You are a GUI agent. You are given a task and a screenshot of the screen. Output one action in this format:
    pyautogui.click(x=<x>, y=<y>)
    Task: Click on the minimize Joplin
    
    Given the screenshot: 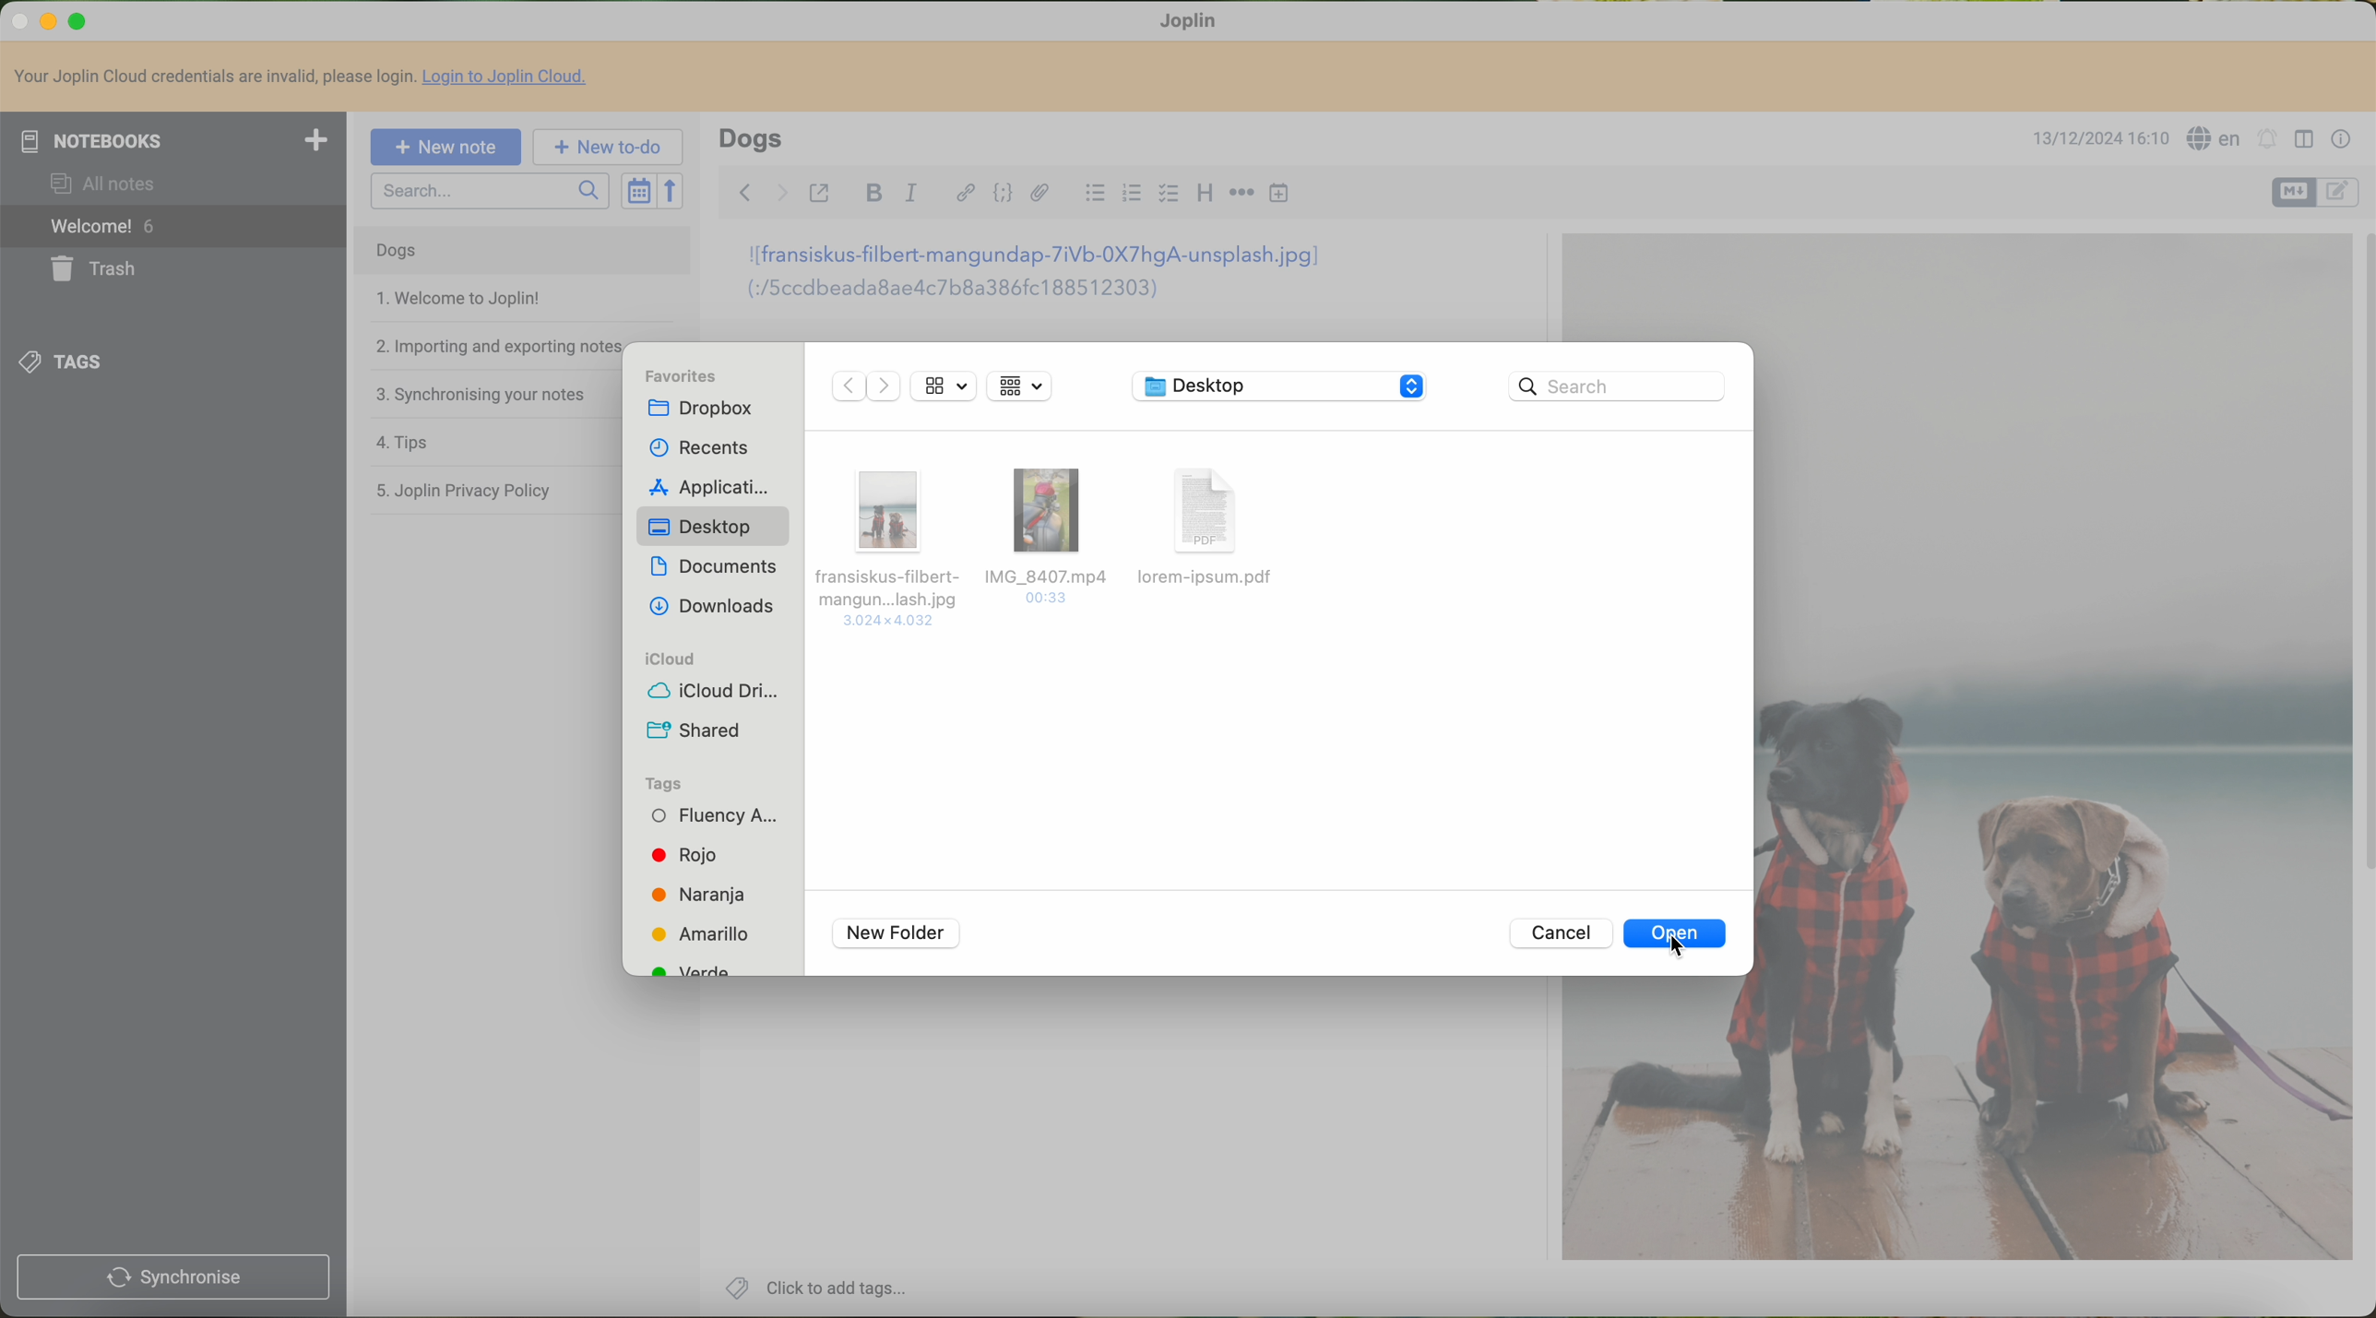 What is the action you would take?
    pyautogui.click(x=49, y=22)
    